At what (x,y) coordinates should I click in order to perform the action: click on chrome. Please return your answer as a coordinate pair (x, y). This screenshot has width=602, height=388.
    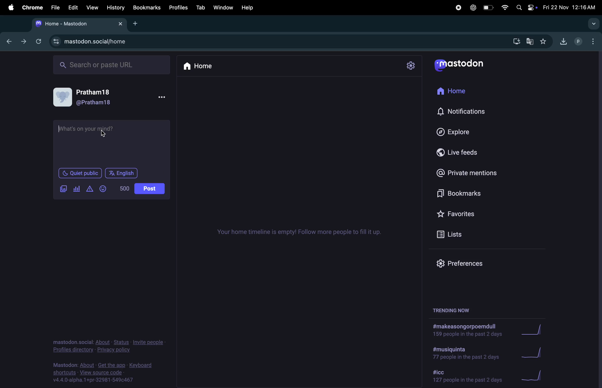
    Looking at the image, I should click on (32, 7).